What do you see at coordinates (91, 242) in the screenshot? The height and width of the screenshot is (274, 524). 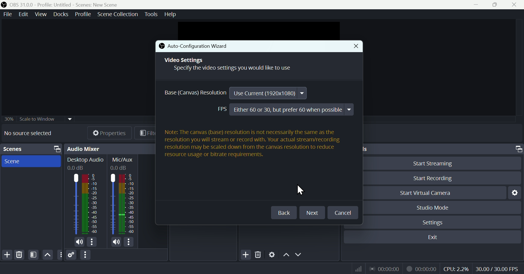 I see `options` at bounding box center [91, 242].